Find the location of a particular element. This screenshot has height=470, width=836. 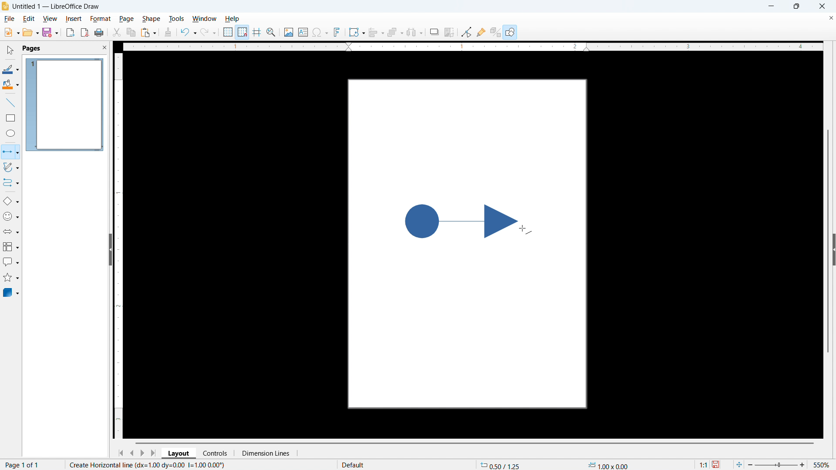

Close document  is located at coordinates (830, 18).